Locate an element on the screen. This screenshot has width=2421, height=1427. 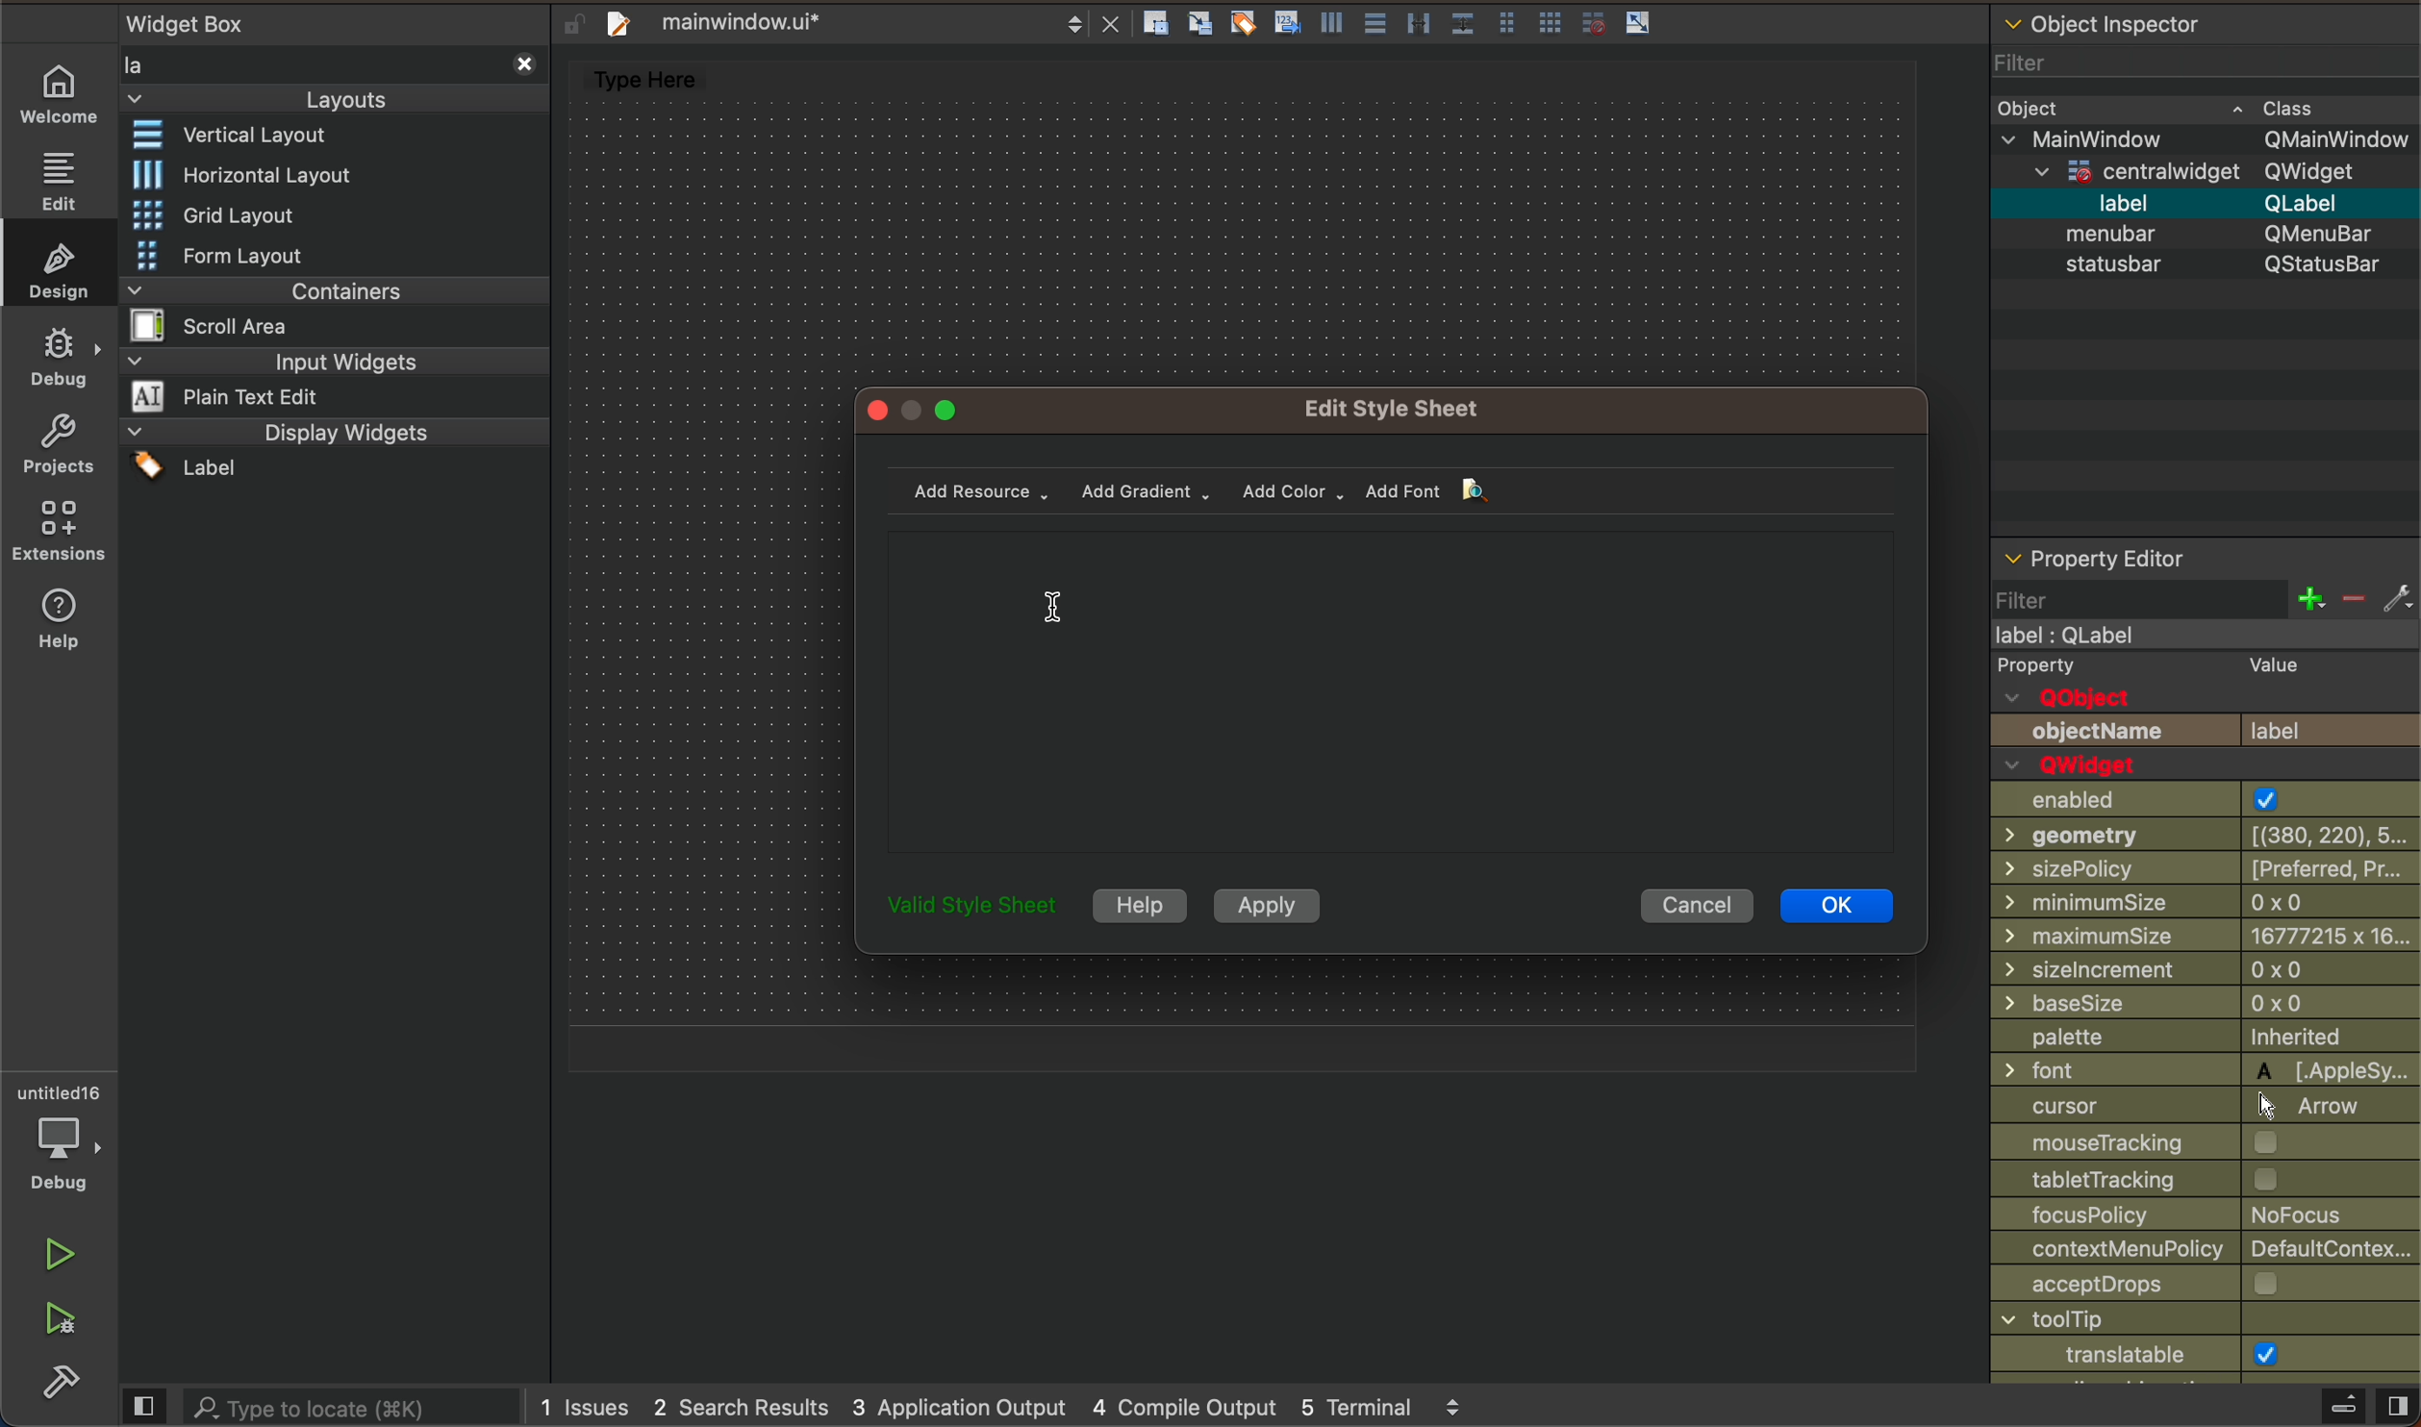
menbar is located at coordinates (2215, 232).